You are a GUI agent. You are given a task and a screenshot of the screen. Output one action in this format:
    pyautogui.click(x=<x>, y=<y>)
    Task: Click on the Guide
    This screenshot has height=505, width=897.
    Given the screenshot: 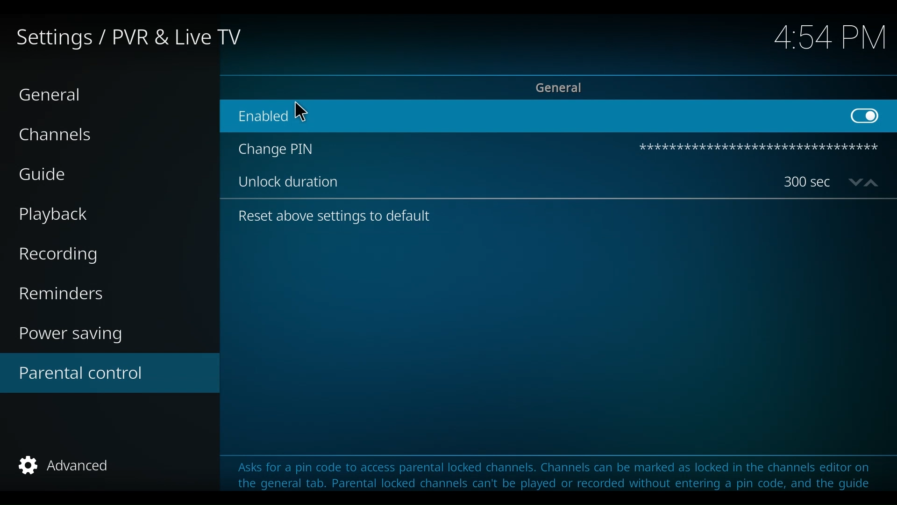 What is the action you would take?
    pyautogui.click(x=44, y=174)
    